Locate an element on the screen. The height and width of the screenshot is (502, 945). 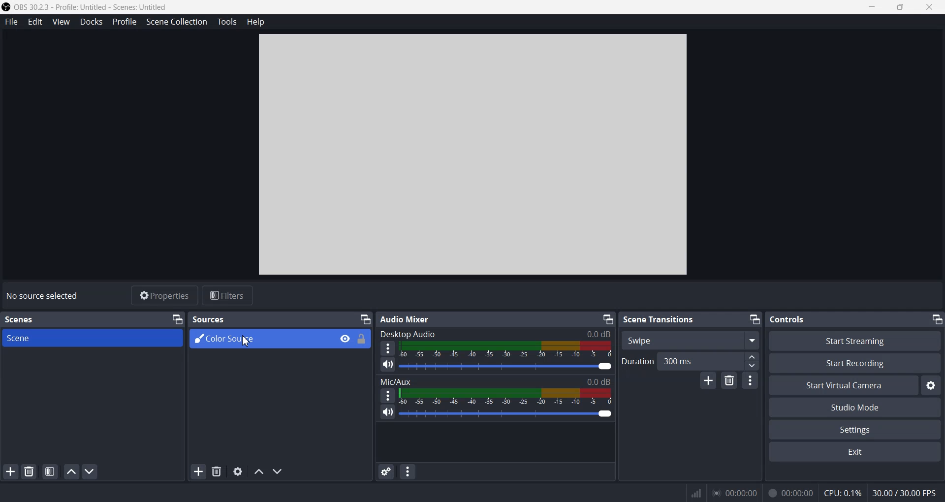
Scenes is located at coordinates (21, 319).